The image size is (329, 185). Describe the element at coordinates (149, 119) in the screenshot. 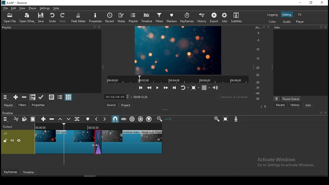

I see `ripple markers` at that location.